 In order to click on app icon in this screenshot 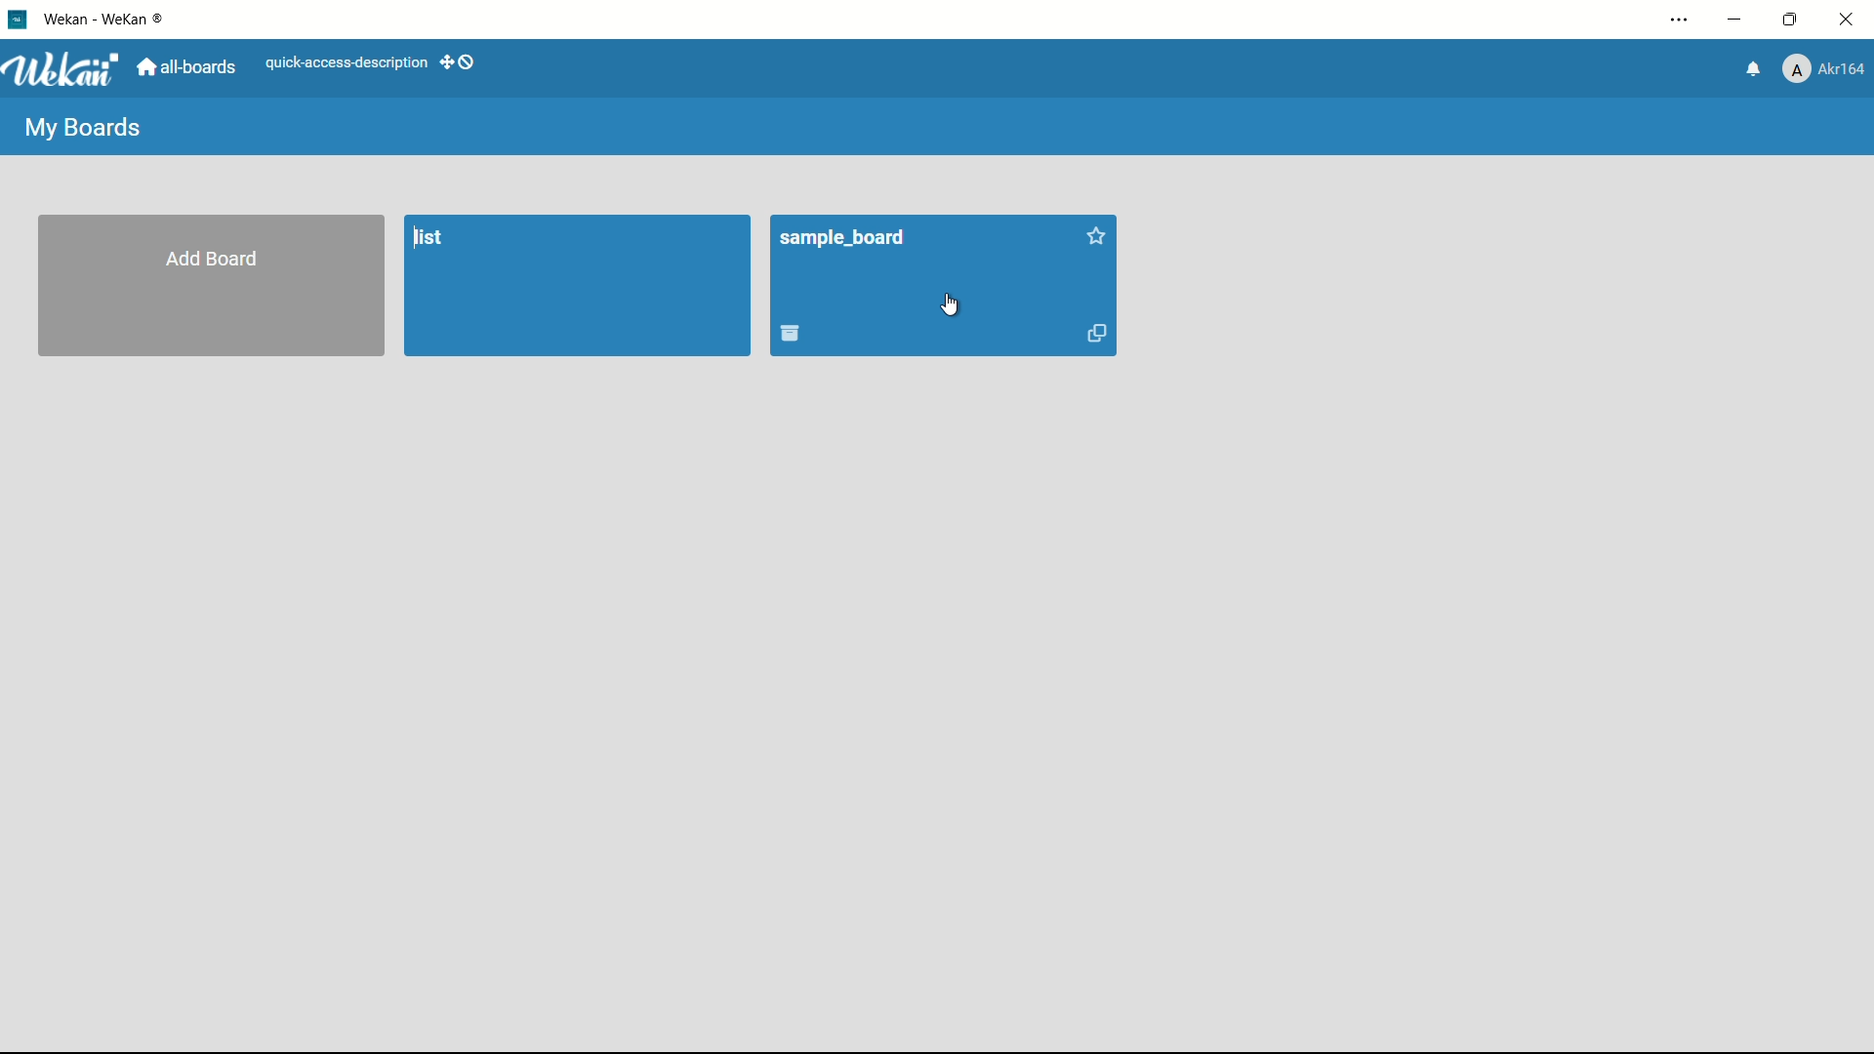, I will do `click(17, 20)`.